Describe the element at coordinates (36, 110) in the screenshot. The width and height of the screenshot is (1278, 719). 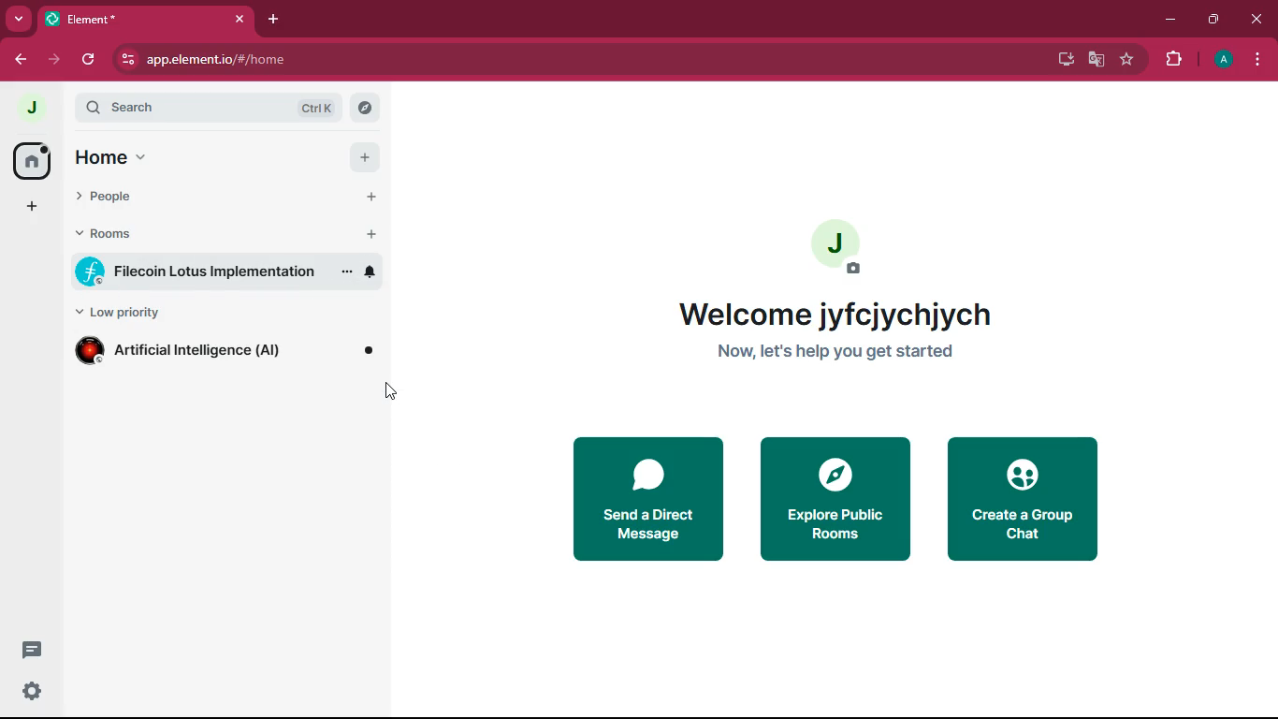
I see `profile picture` at that location.